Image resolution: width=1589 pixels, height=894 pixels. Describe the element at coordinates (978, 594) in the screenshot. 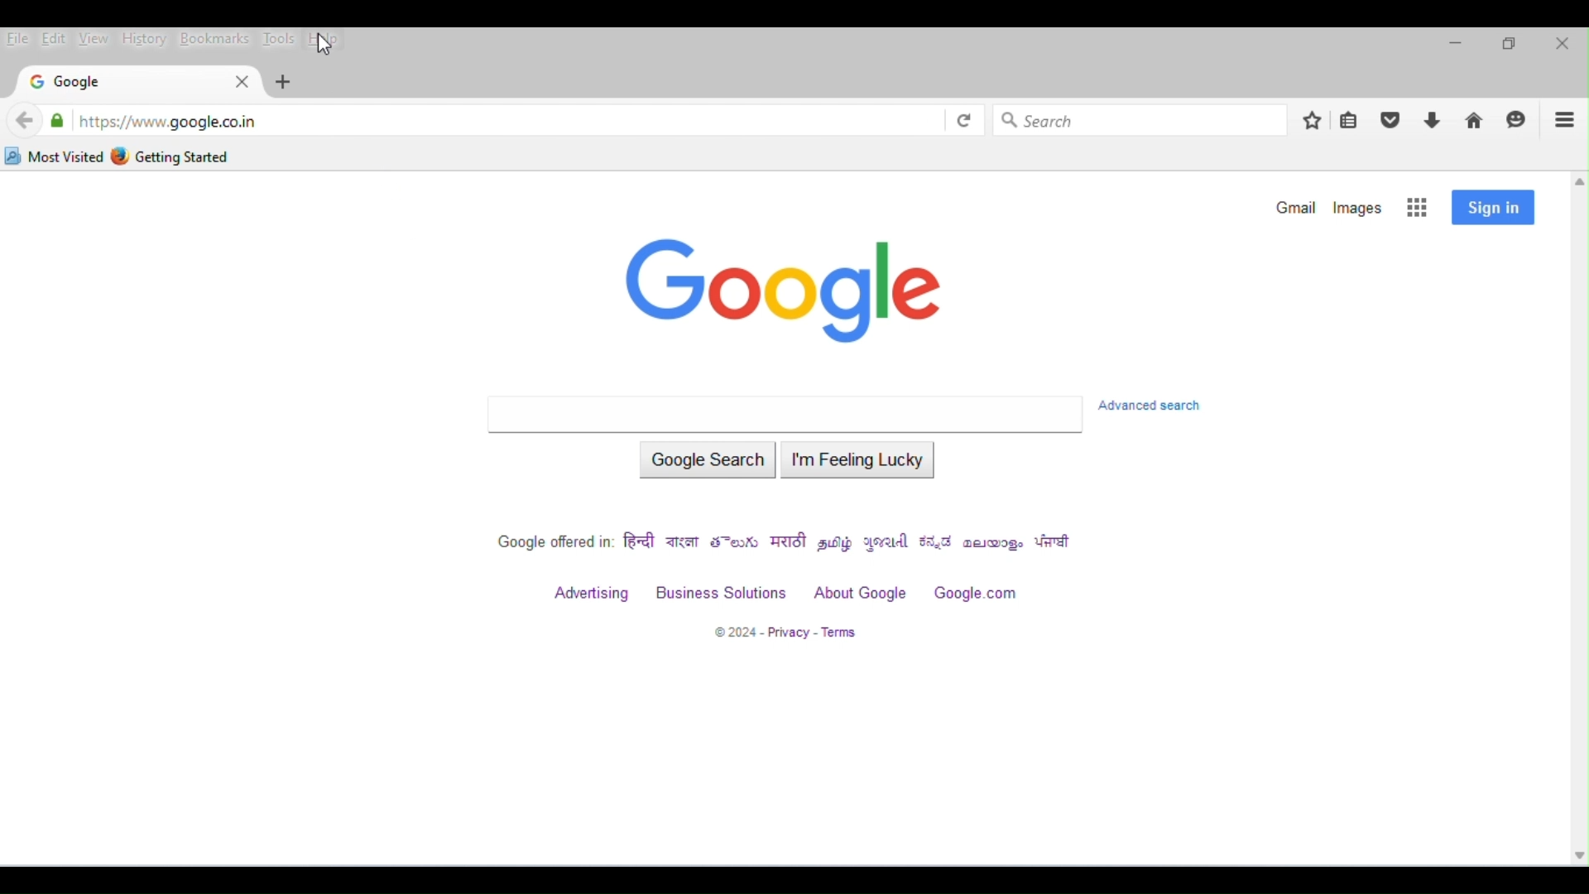

I see `google.com` at that location.